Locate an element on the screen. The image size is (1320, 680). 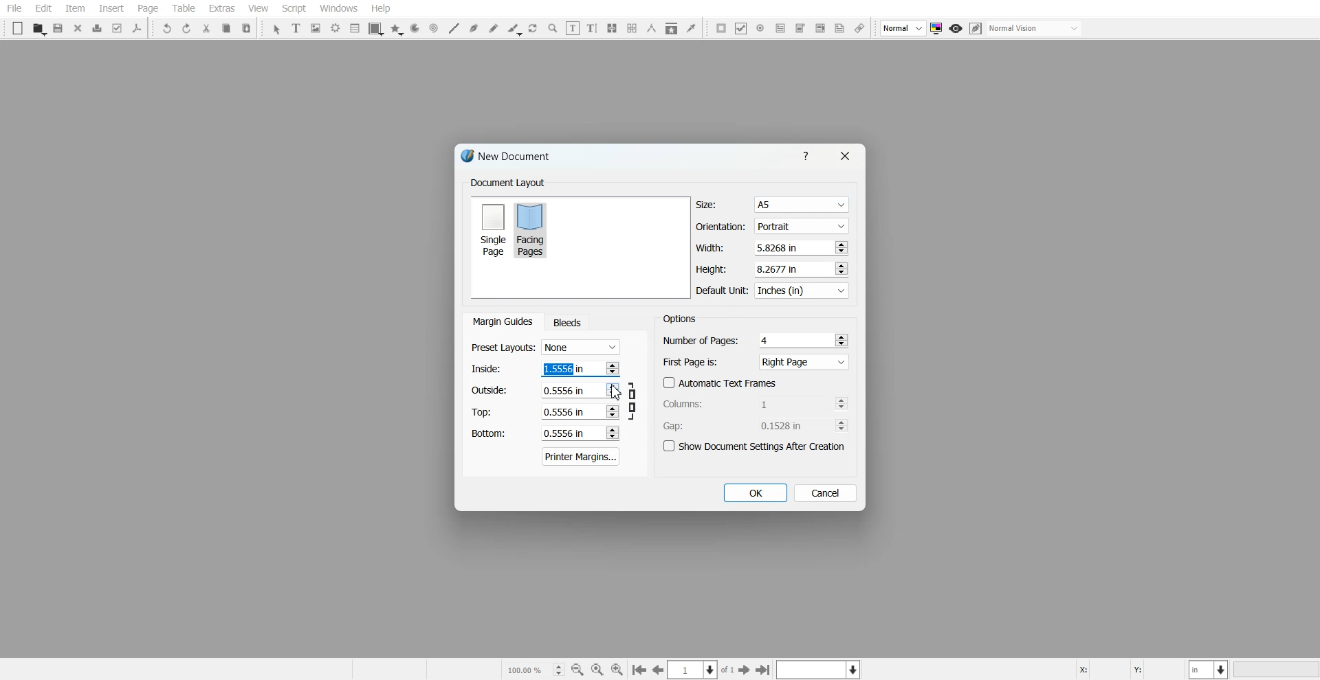
Render Frame is located at coordinates (335, 28).